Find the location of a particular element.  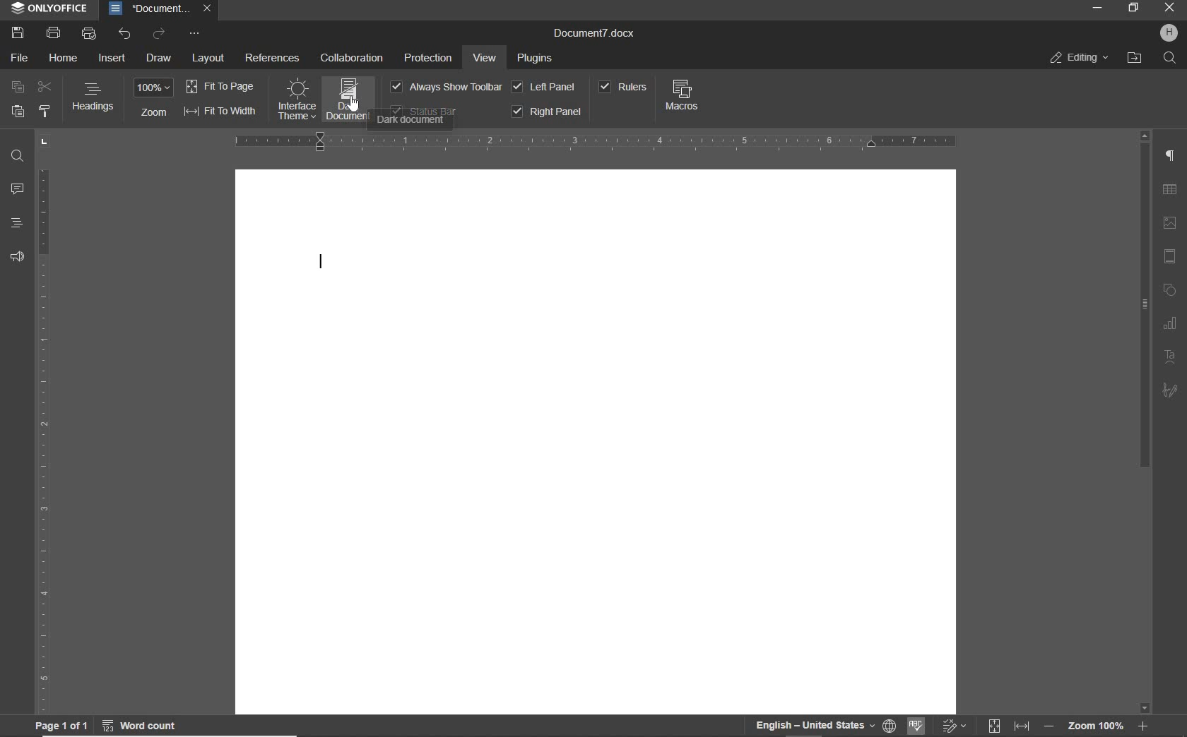

RULERS is located at coordinates (624, 88).